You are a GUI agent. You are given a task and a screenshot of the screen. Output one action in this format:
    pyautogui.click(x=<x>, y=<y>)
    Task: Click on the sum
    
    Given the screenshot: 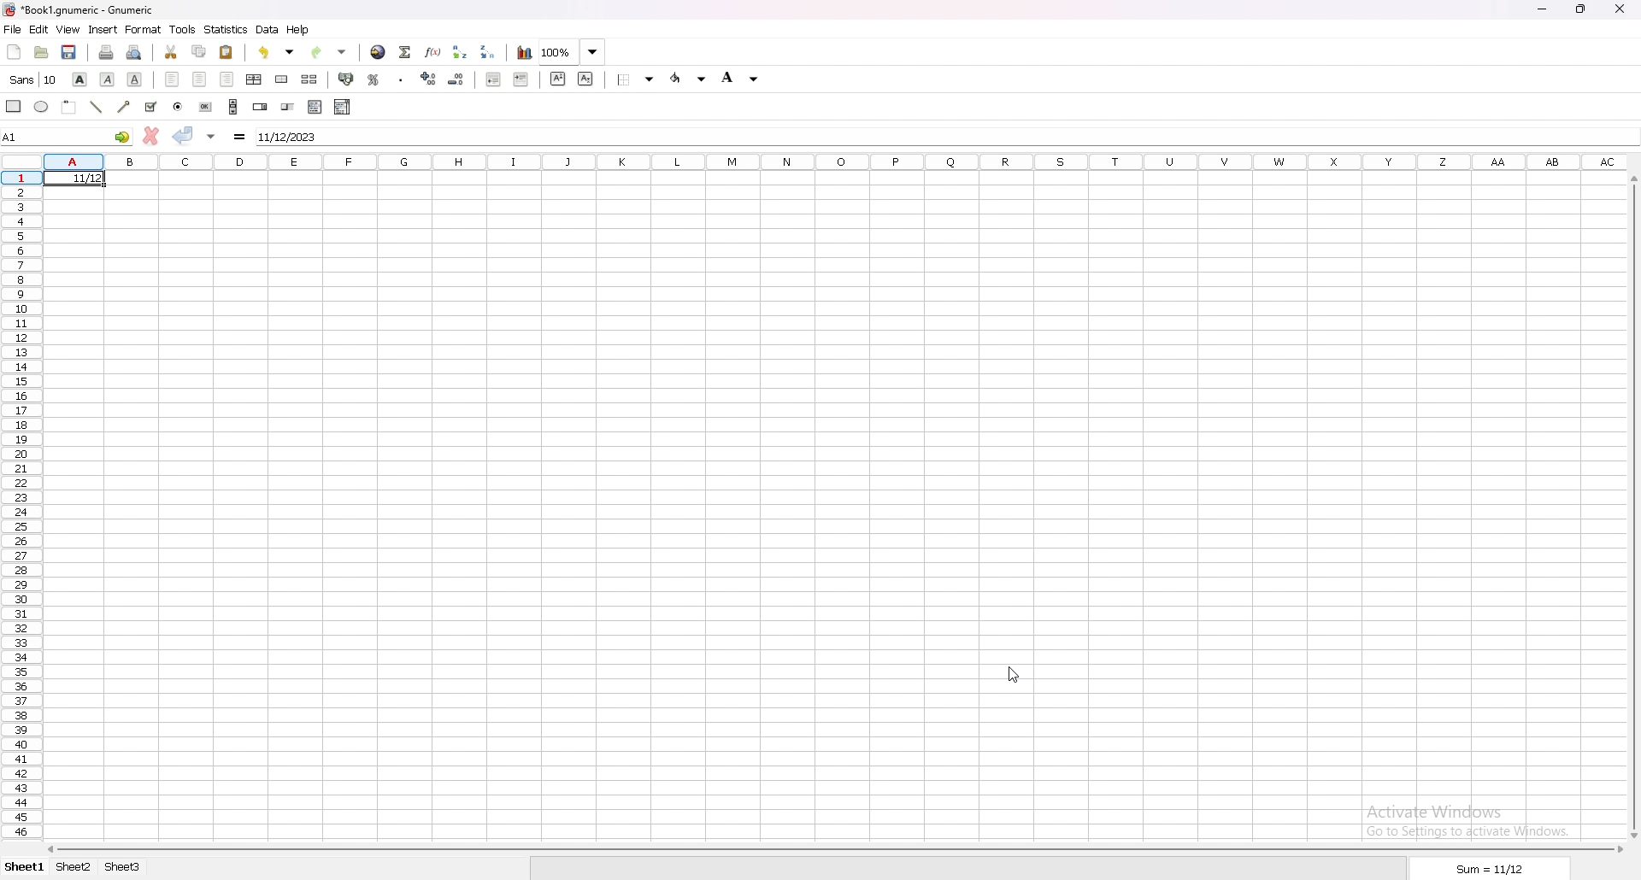 What is the action you would take?
    pyautogui.click(x=1491, y=869)
    